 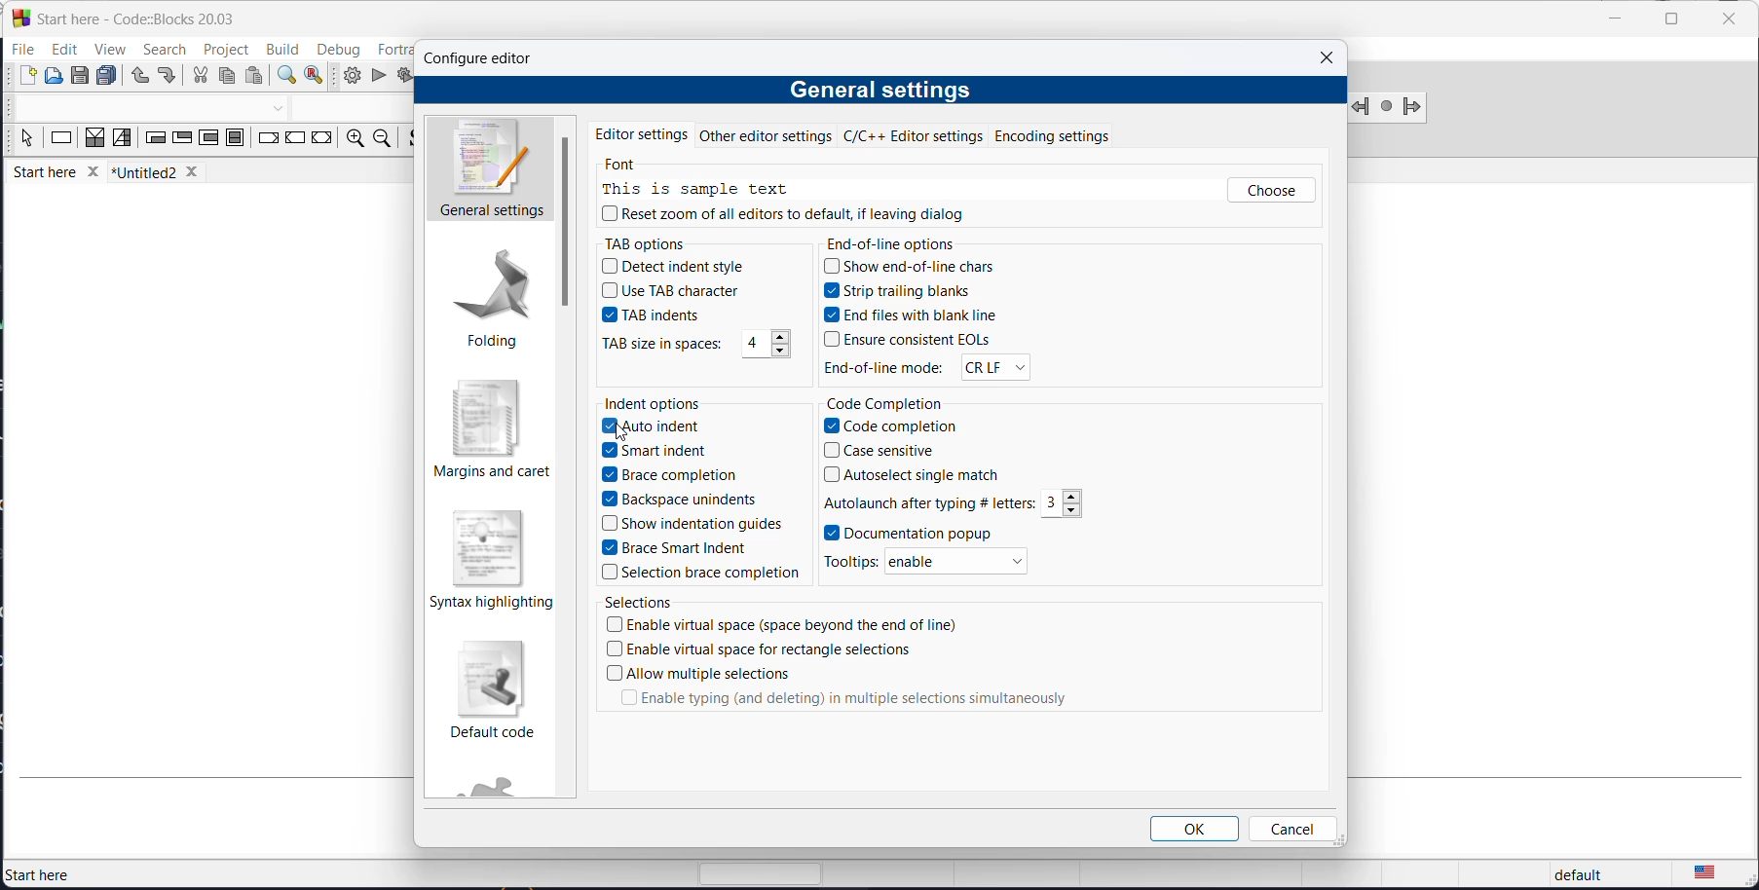 What do you see at coordinates (680, 500) in the screenshot?
I see `backspace unindent` at bounding box center [680, 500].